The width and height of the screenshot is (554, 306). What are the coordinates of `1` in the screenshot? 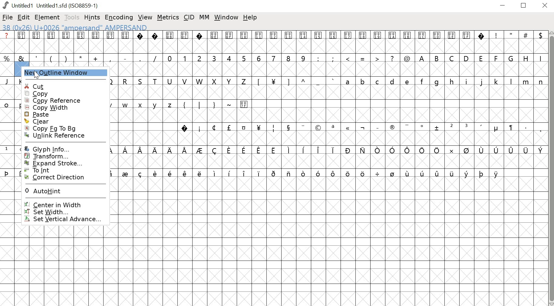 It's located at (185, 58).